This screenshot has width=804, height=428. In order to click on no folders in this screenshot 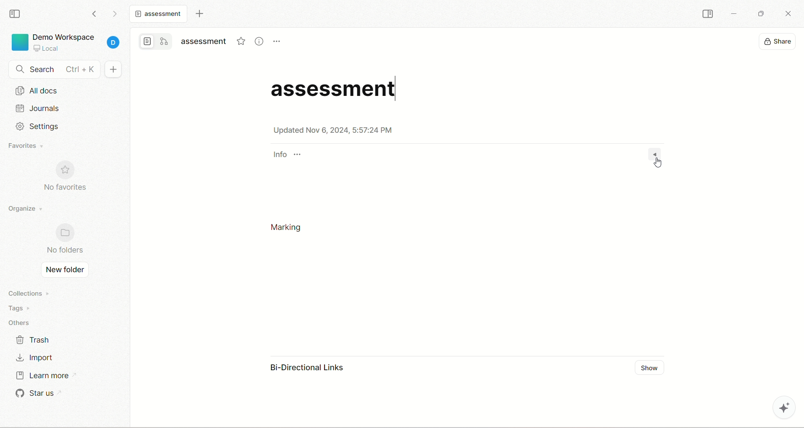, I will do `click(66, 250)`.